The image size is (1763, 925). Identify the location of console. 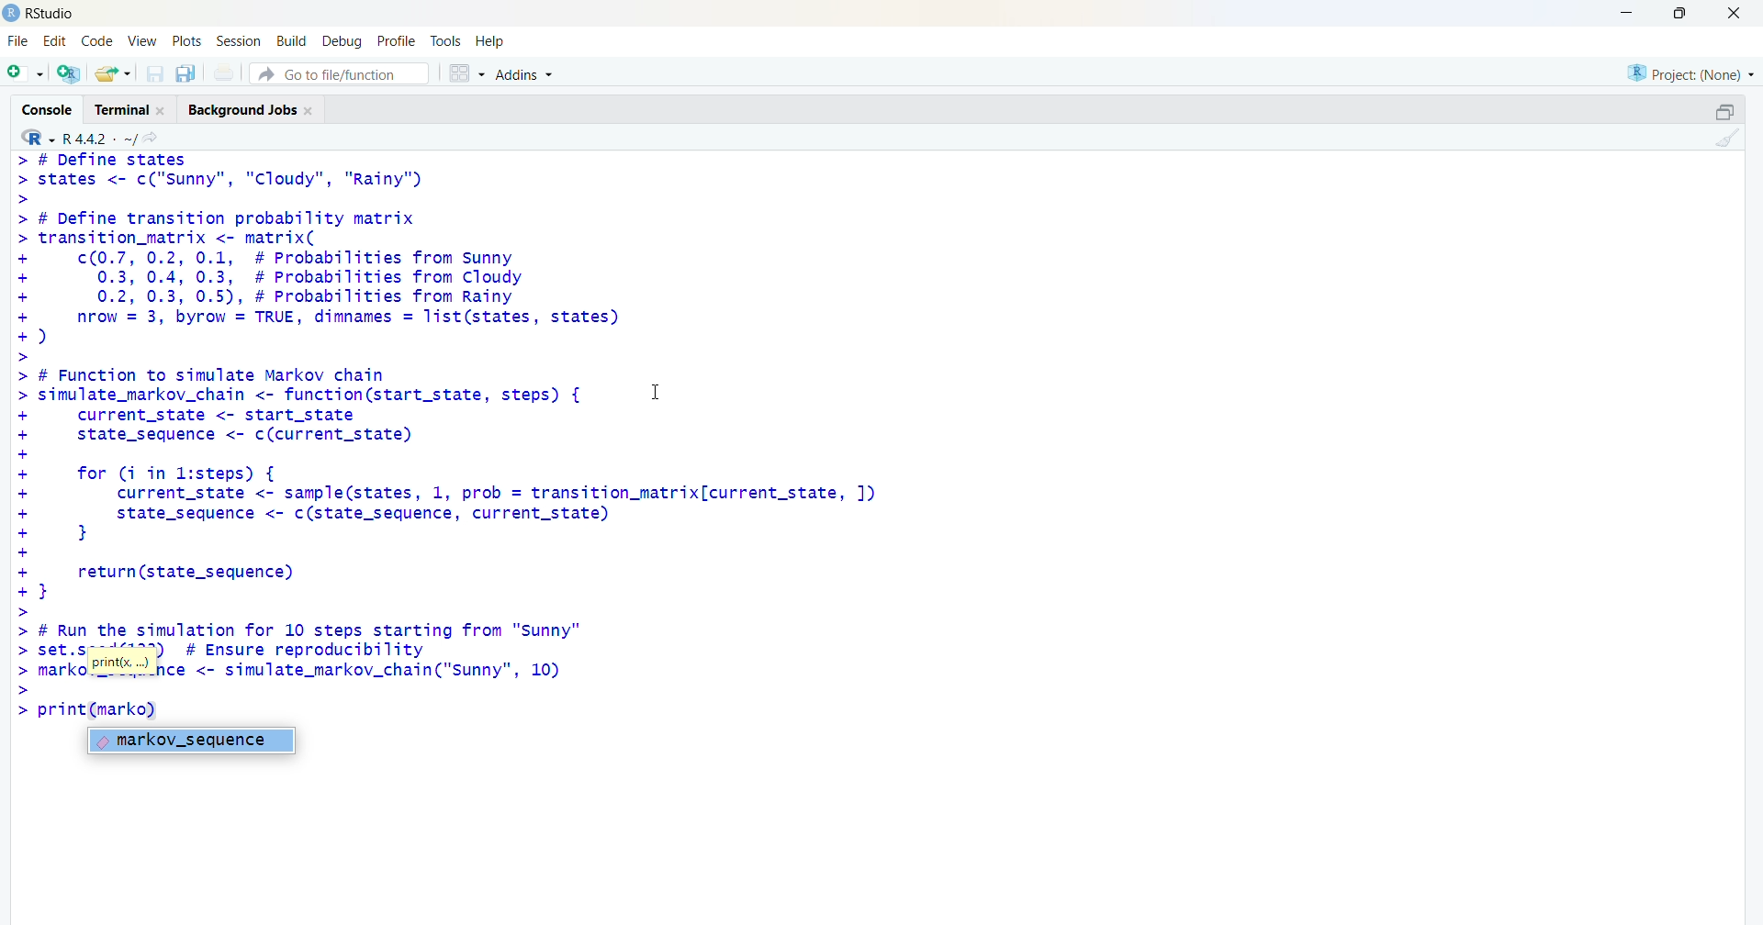
(45, 108).